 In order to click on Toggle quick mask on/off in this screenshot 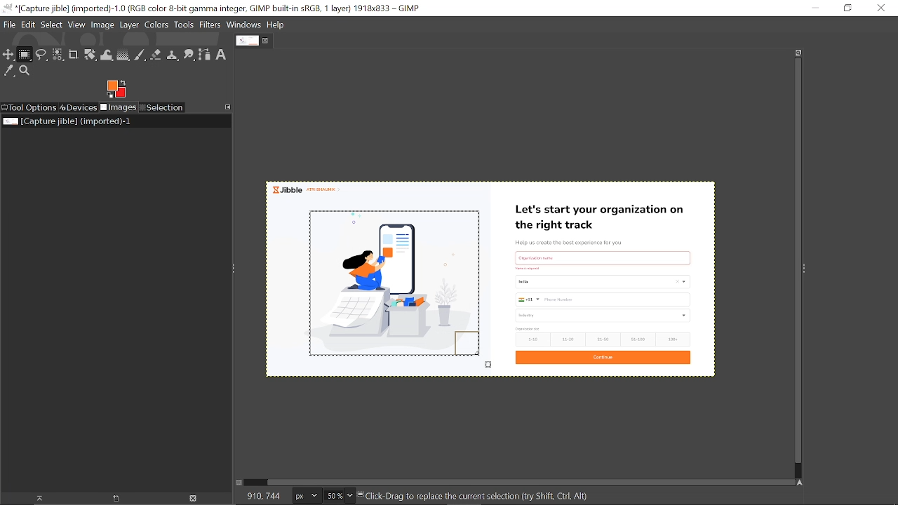, I will do `click(241, 483)`.